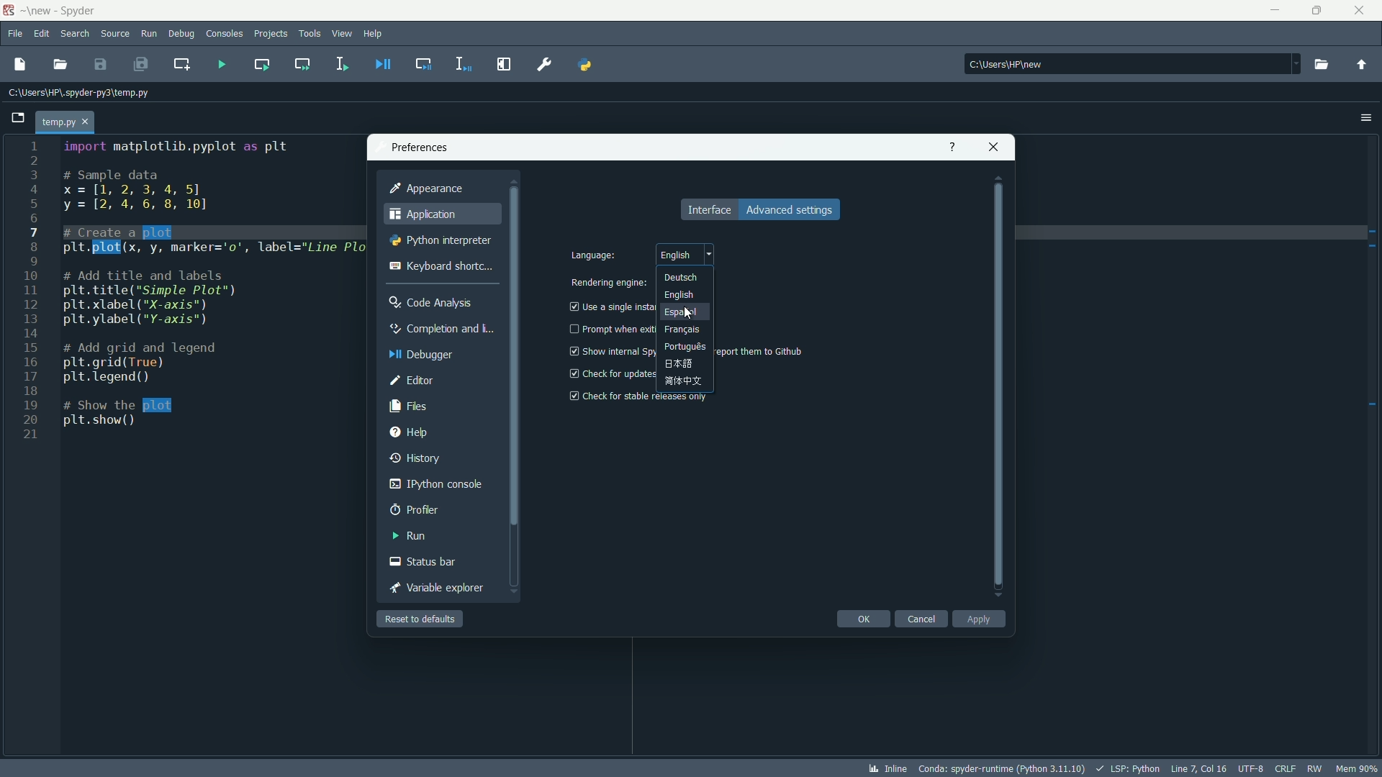  Describe the element at coordinates (889, 769) in the screenshot. I see `inline` at that location.